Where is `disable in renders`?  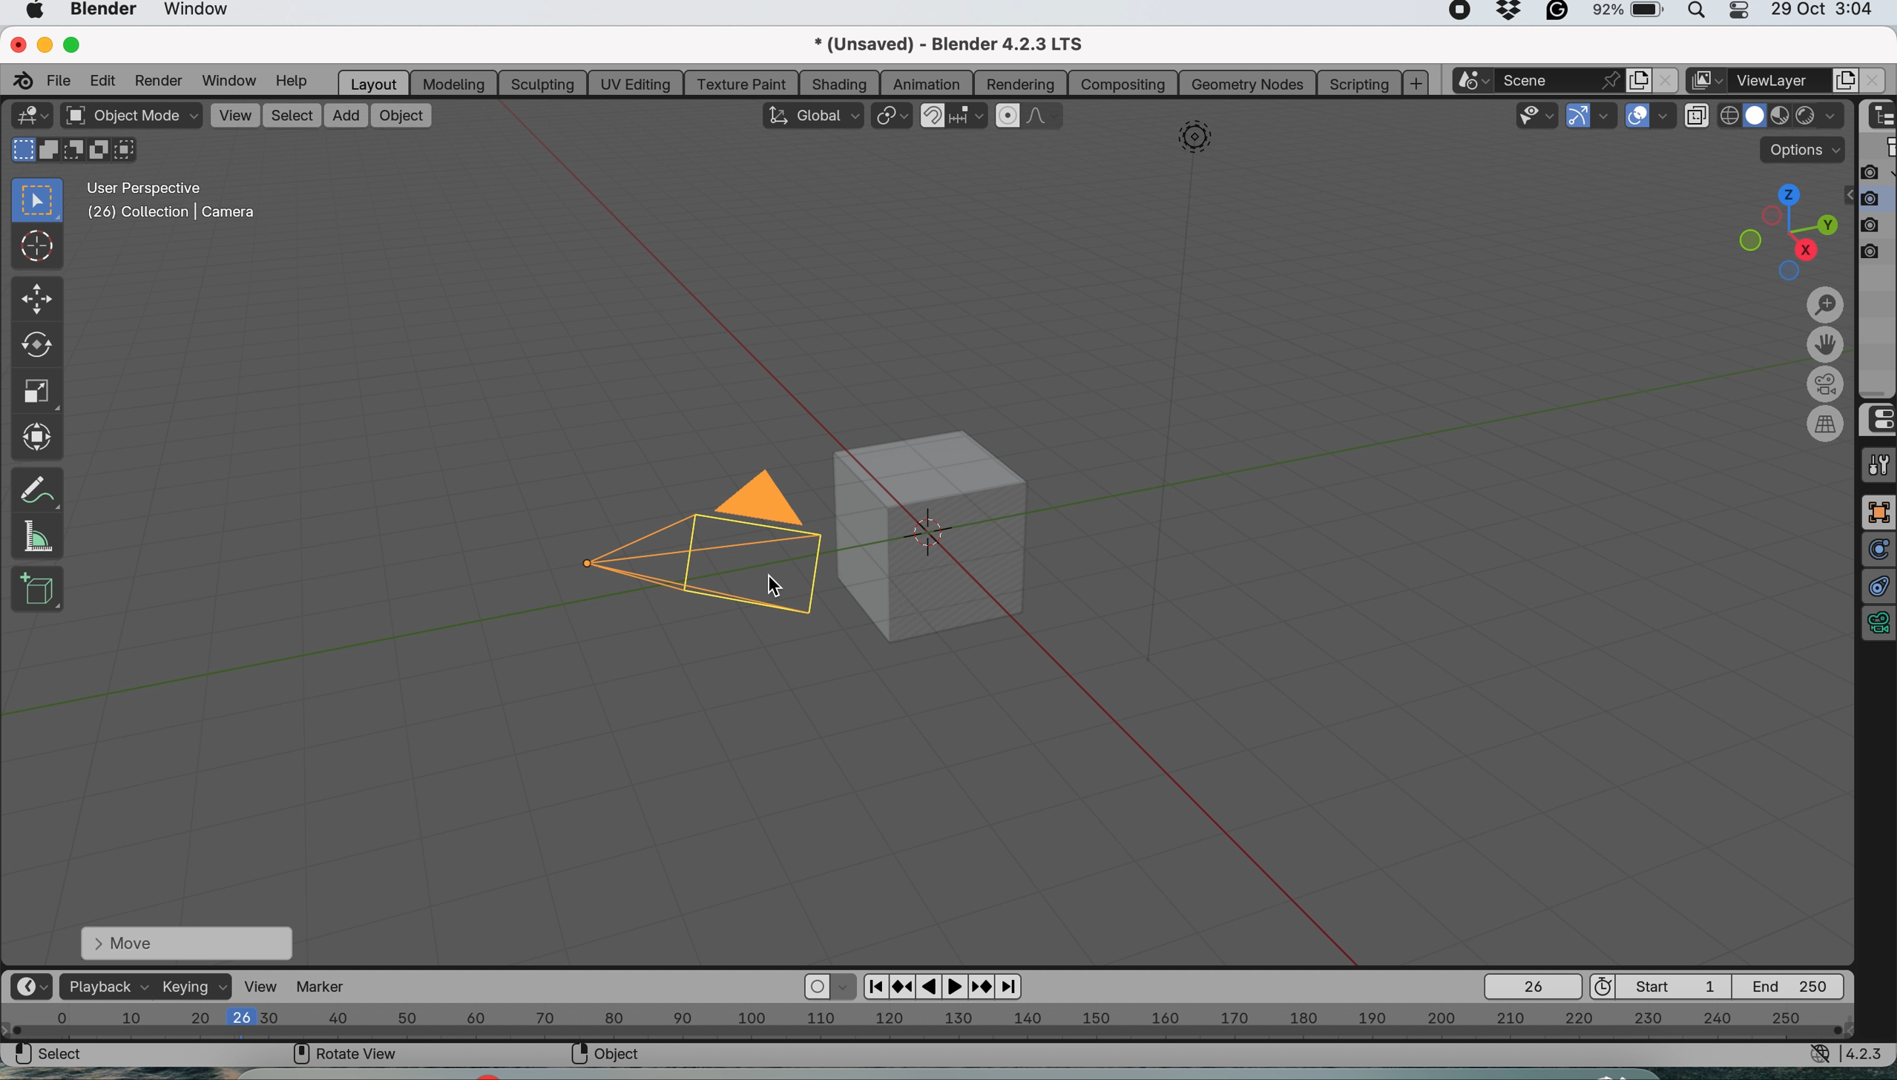 disable in renders is located at coordinates (1877, 224).